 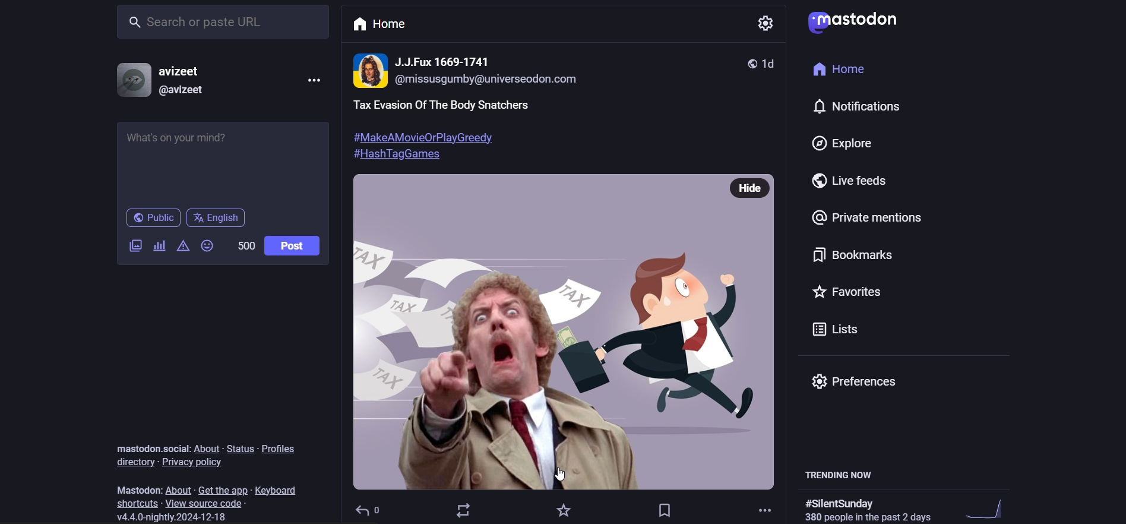 What do you see at coordinates (207, 503) in the screenshot?
I see `source code` at bounding box center [207, 503].